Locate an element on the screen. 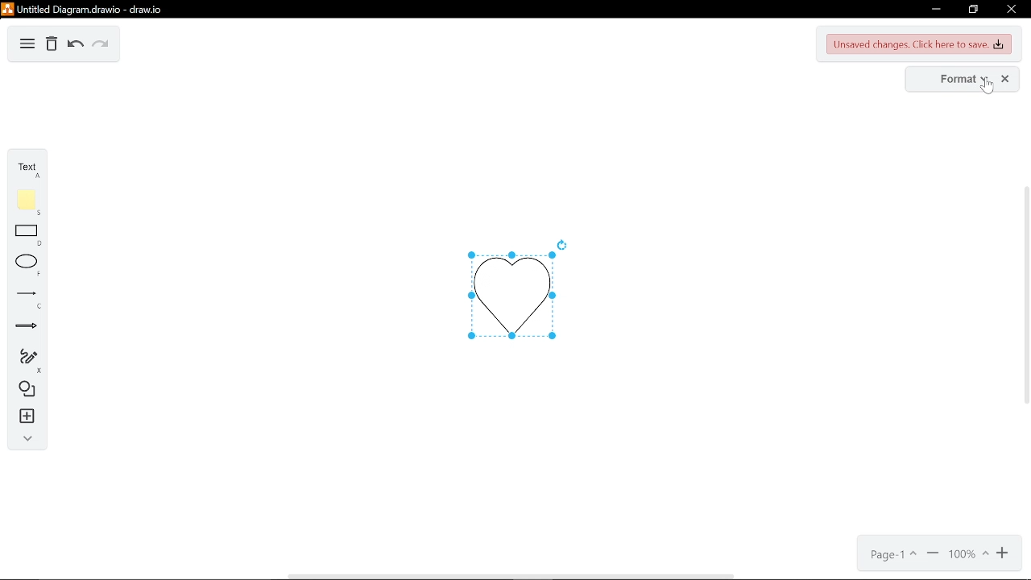 The width and height of the screenshot is (1031, 580). redo is located at coordinates (99, 45).